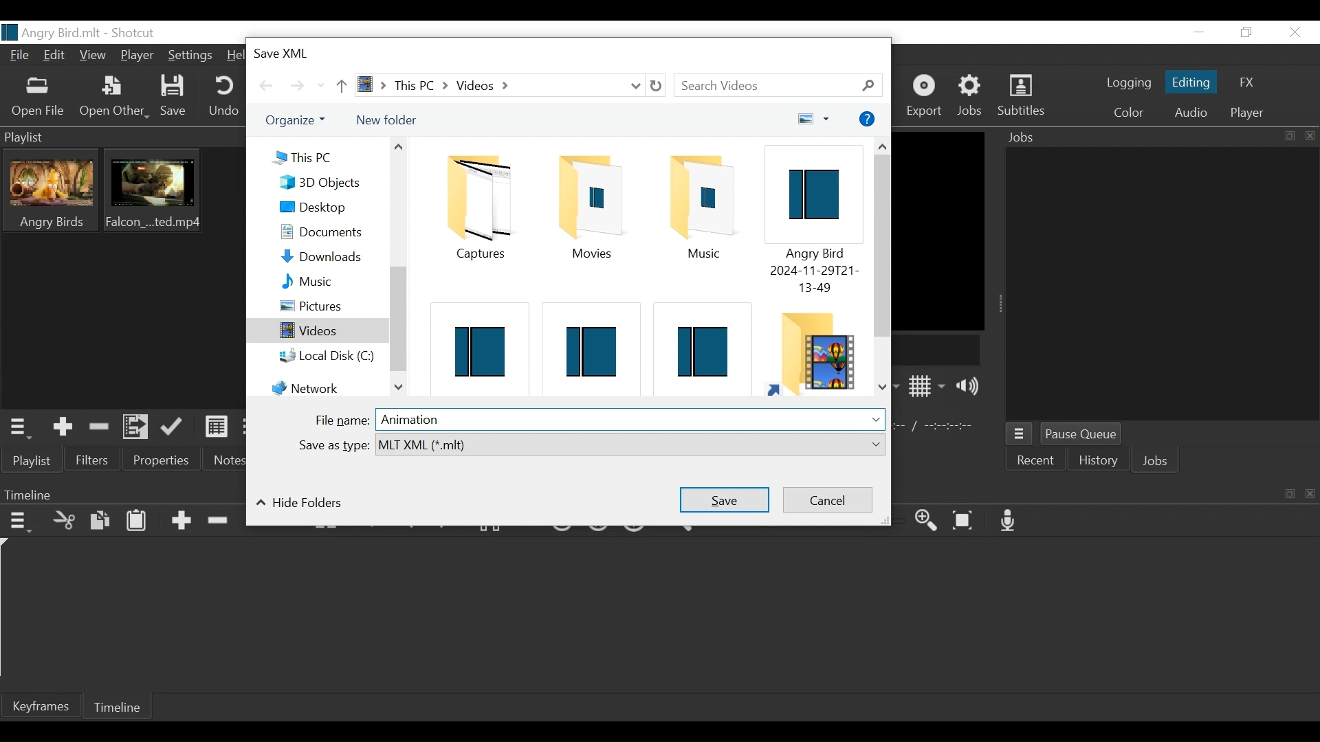  Describe the element at coordinates (317, 330) in the screenshot. I see `Videos` at that location.